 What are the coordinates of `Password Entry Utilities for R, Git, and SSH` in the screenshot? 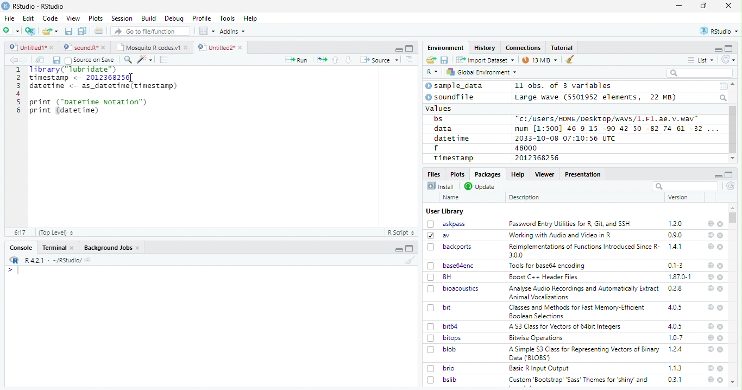 It's located at (570, 224).